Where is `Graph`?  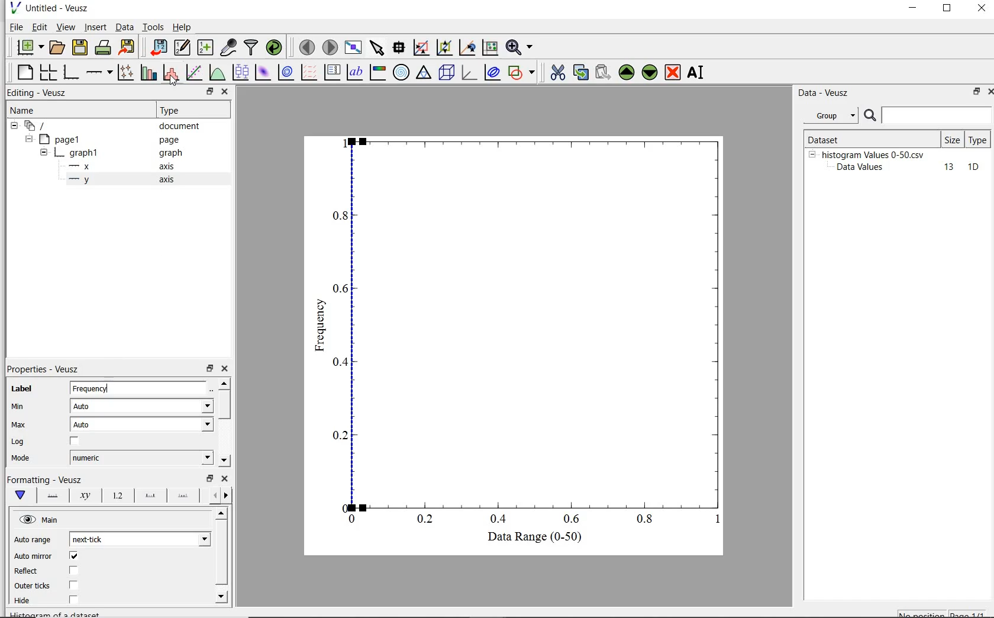 Graph is located at coordinates (528, 329).